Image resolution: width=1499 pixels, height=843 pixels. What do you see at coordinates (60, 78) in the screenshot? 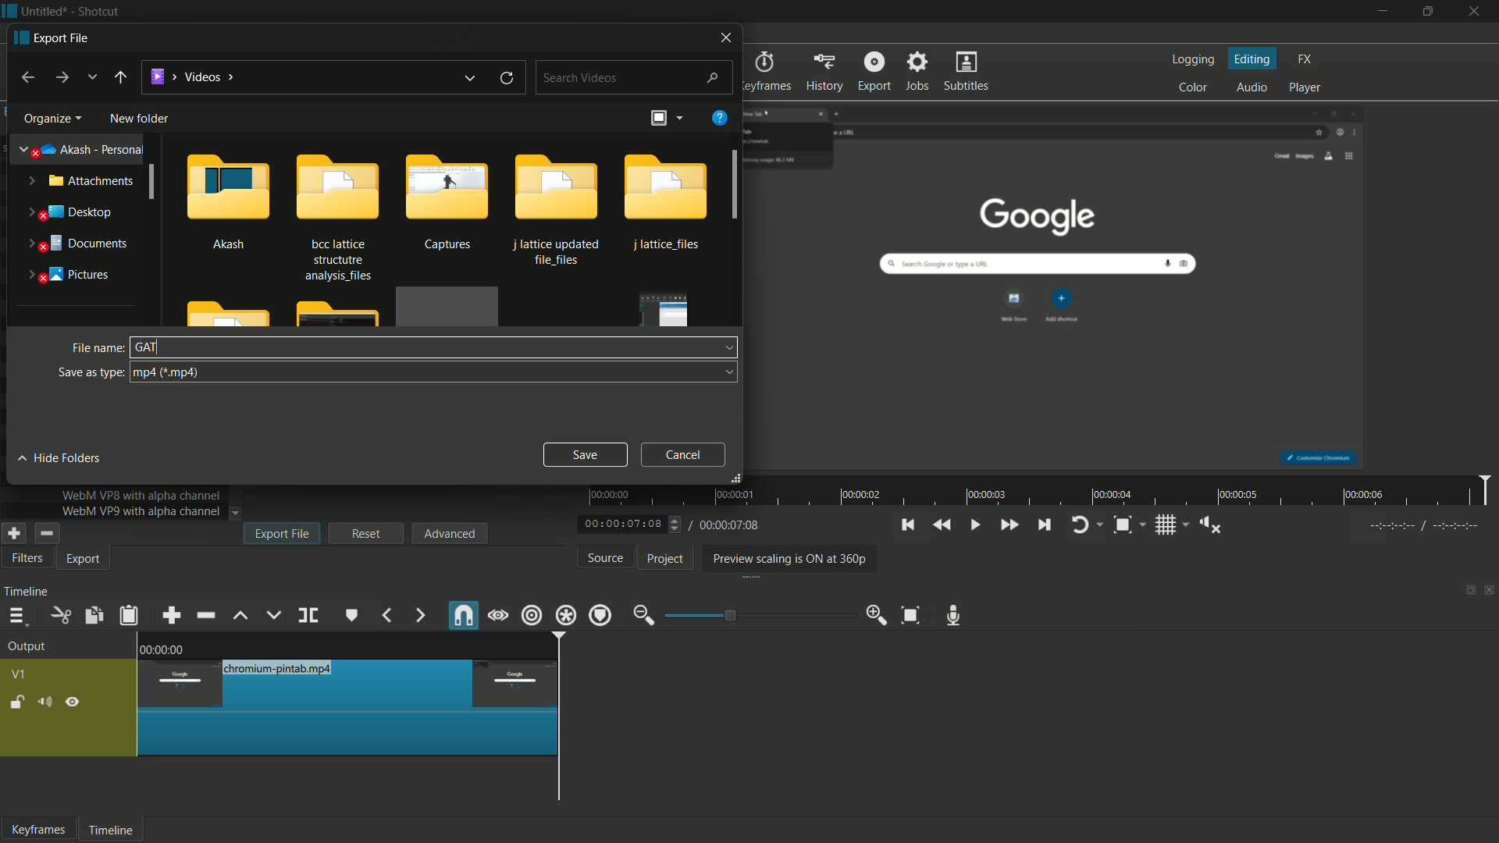
I see `forward` at bounding box center [60, 78].